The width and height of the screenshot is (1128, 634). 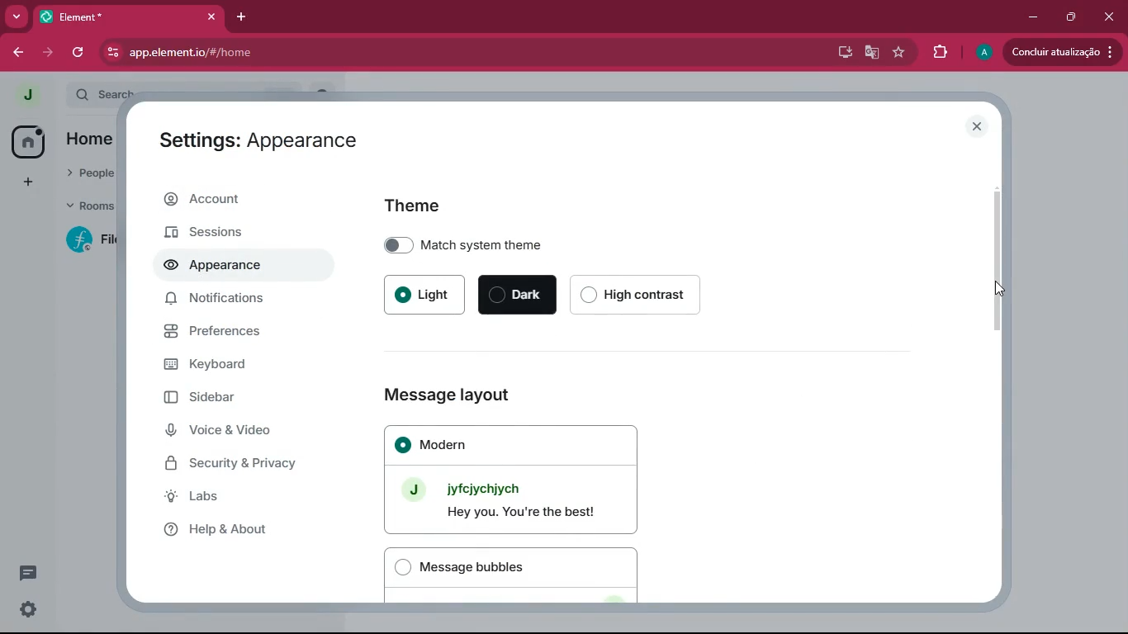 I want to click on Element*, so click(x=116, y=16).